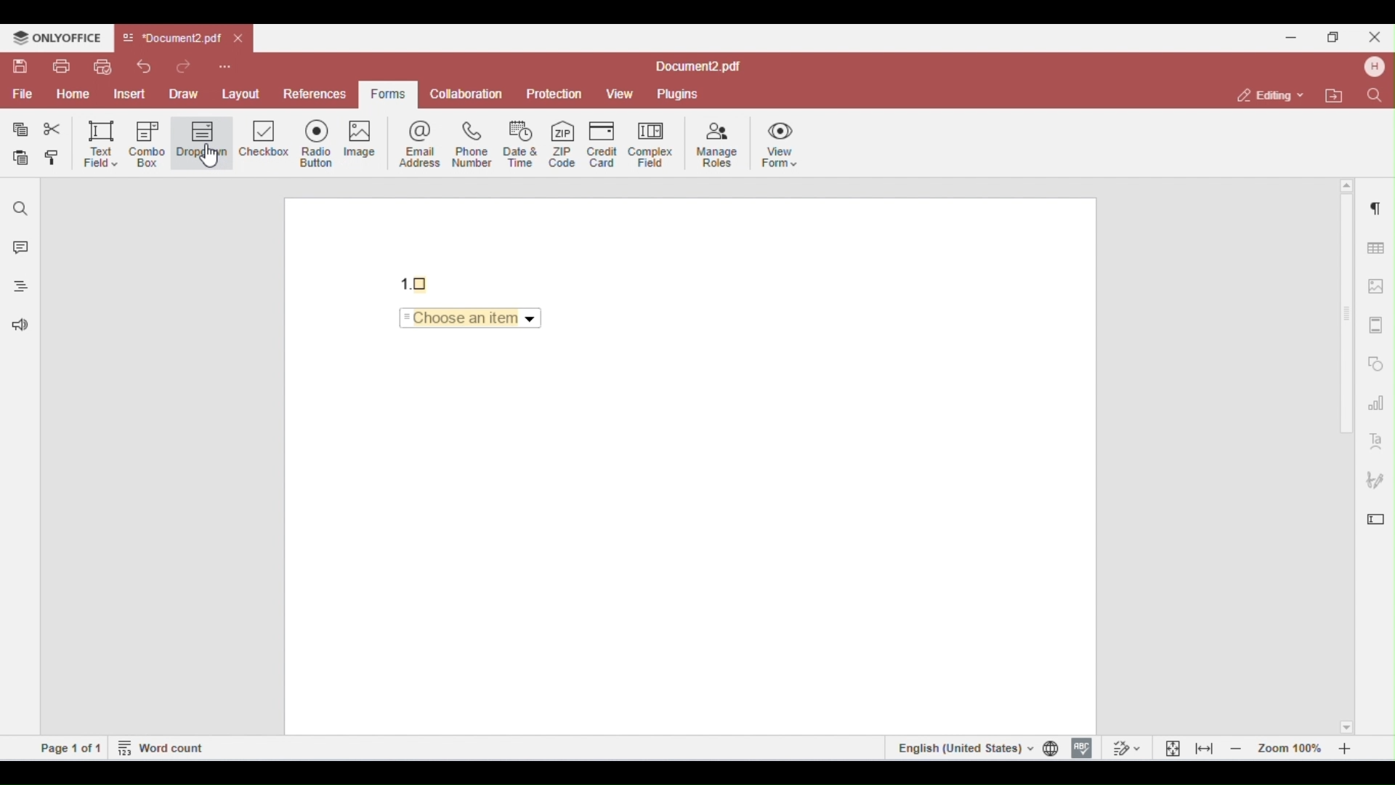 Image resolution: width=1395 pixels, height=785 pixels. I want to click on zip code, so click(562, 142).